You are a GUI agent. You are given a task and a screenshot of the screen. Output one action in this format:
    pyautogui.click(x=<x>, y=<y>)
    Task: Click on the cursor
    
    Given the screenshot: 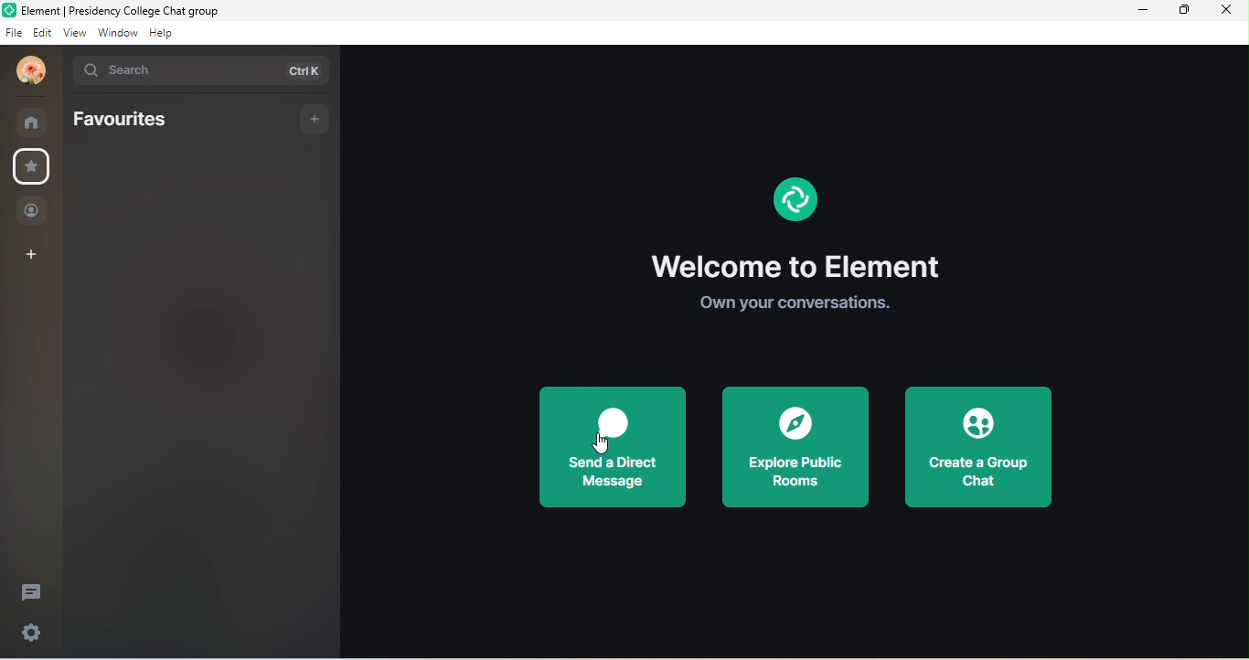 What is the action you would take?
    pyautogui.click(x=606, y=443)
    